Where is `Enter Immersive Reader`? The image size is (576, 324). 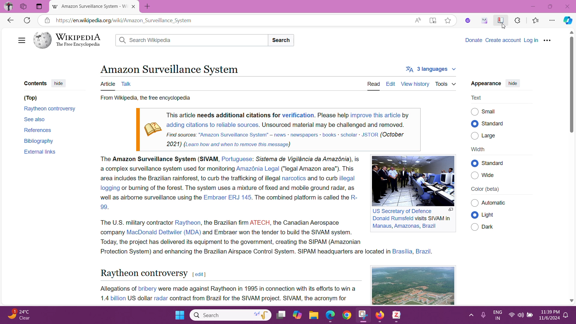
Enter Immersive Reader is located at coordinates (433, 20).